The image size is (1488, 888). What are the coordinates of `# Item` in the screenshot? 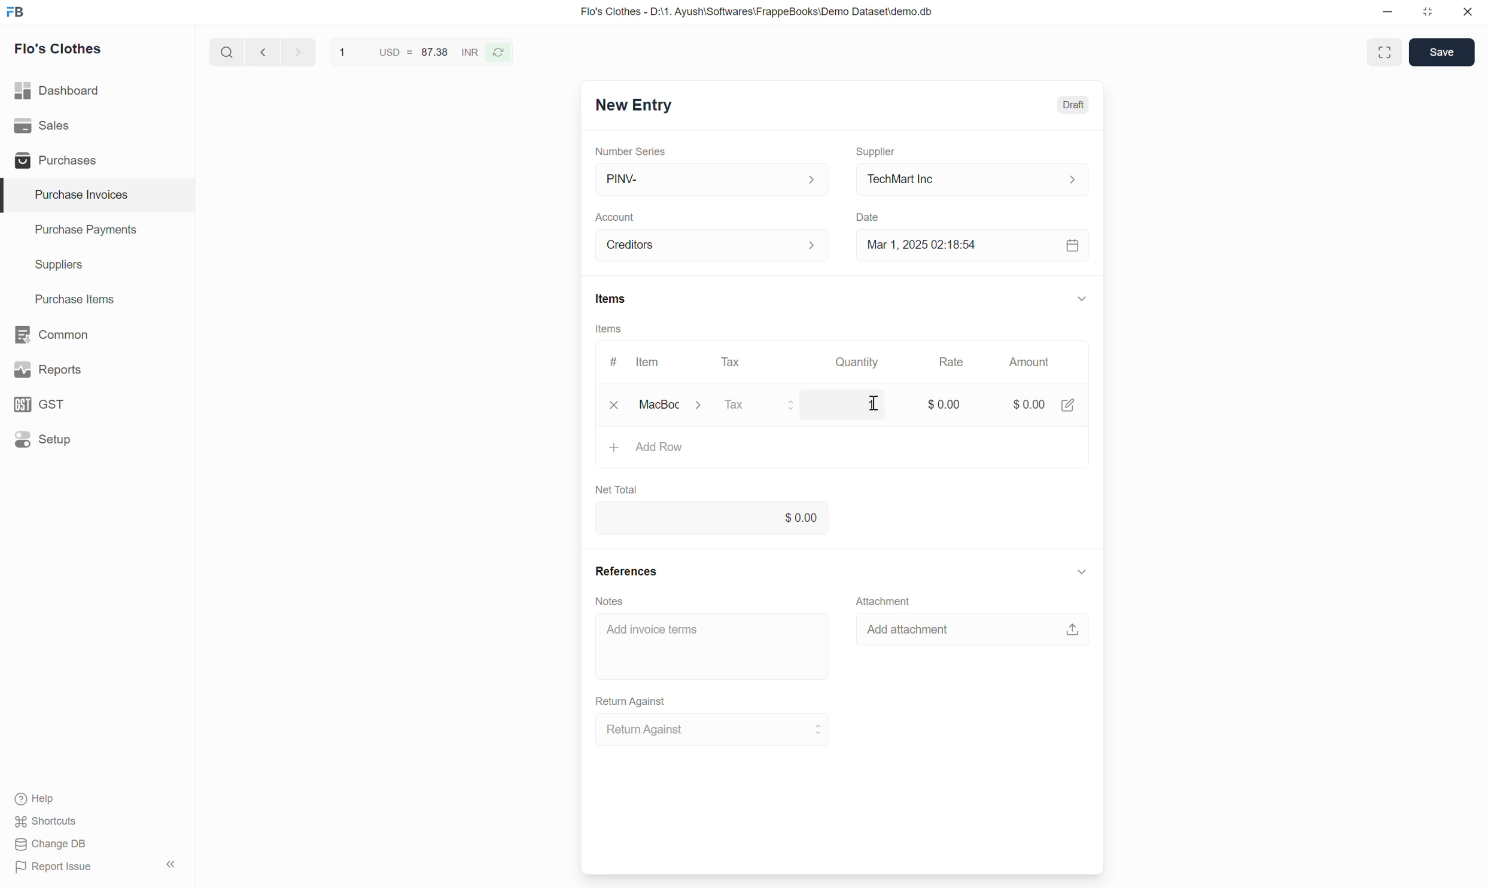 It's located at (636, 362).